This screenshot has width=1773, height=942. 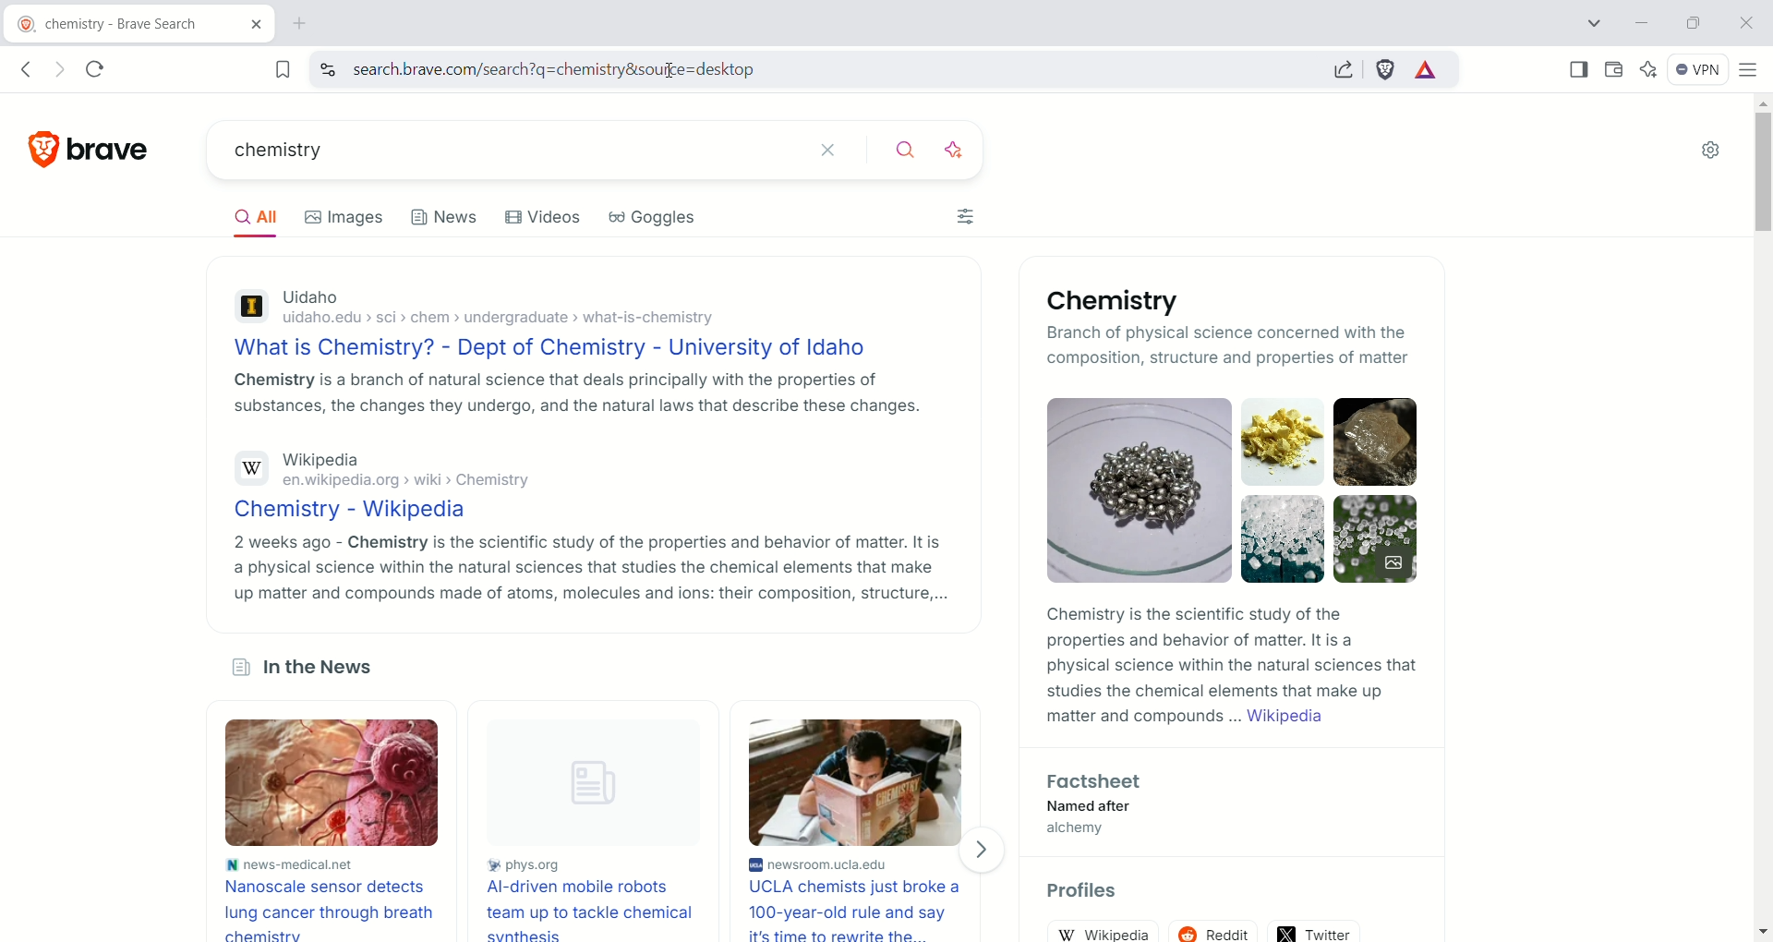 What do you see at coordinates (1086, 891) in the screenshot?
I see `profiles` at bounding box center [1086, 891].